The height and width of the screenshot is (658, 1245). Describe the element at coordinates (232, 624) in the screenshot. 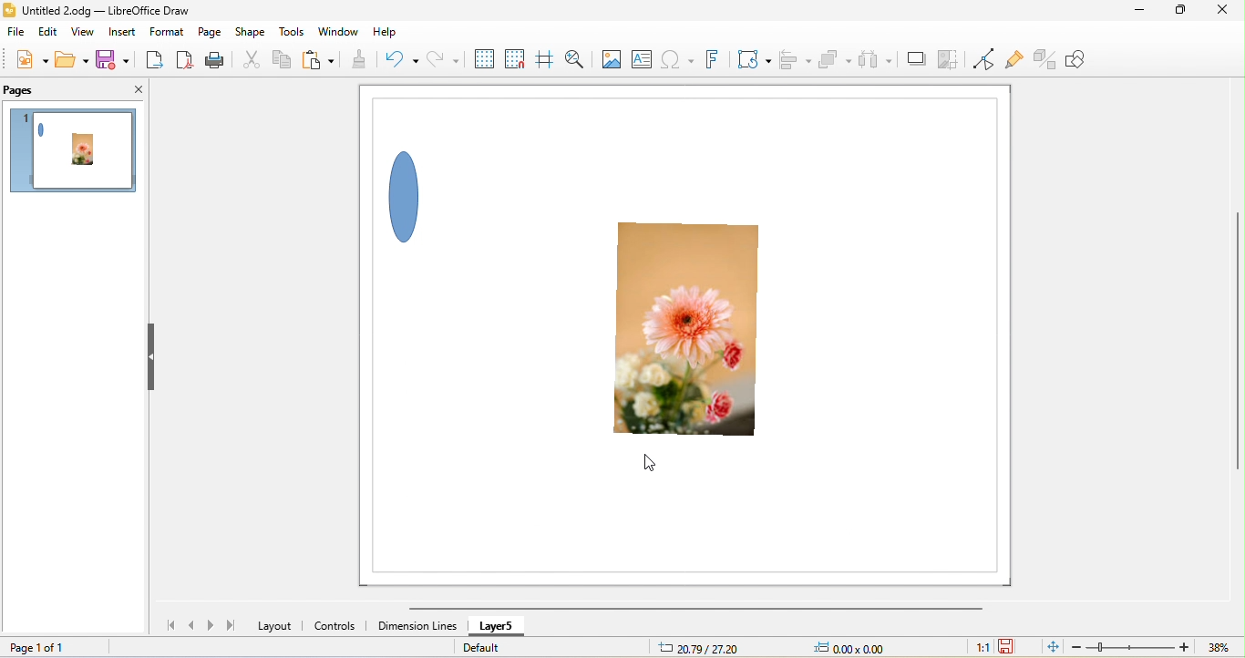

I see `last page` at that location.